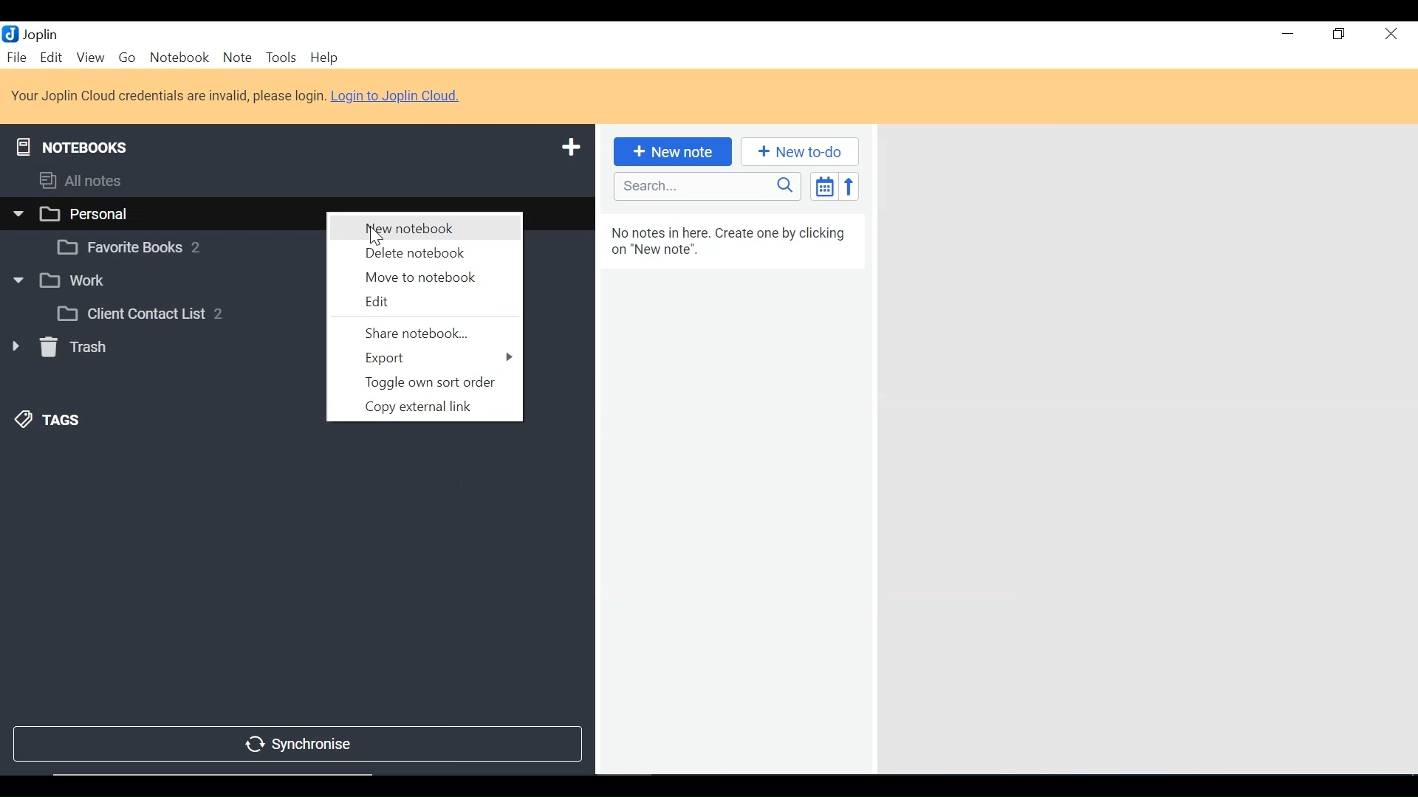 The width and height of the screenshot is (1418, 797). I want to click on Export, so click(427, 359).